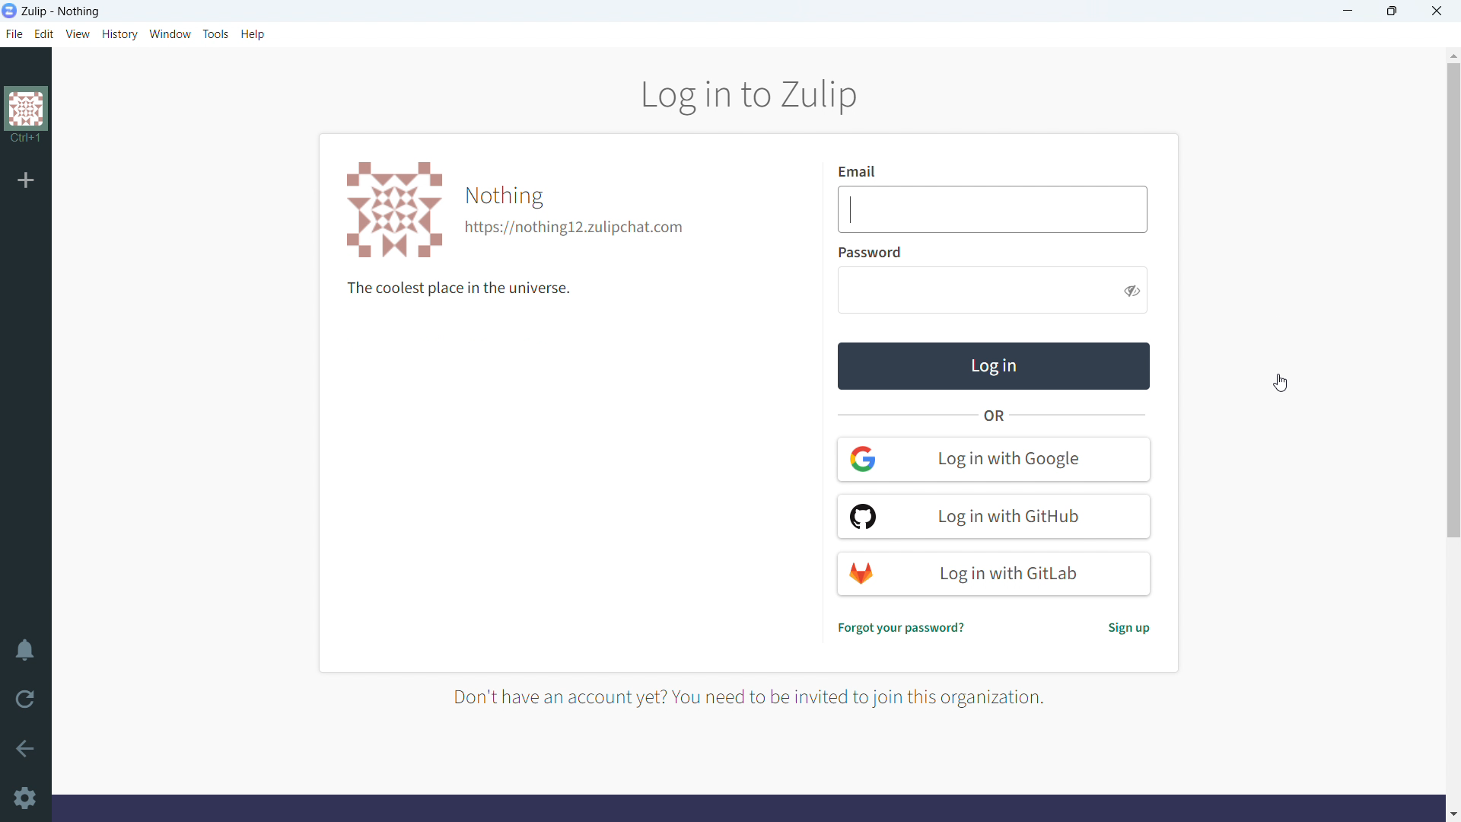 This screenshot has width=1461, height=822. Describe the element at coordinates (1287, 387) in the screenshot. I see `cursor` at that location.